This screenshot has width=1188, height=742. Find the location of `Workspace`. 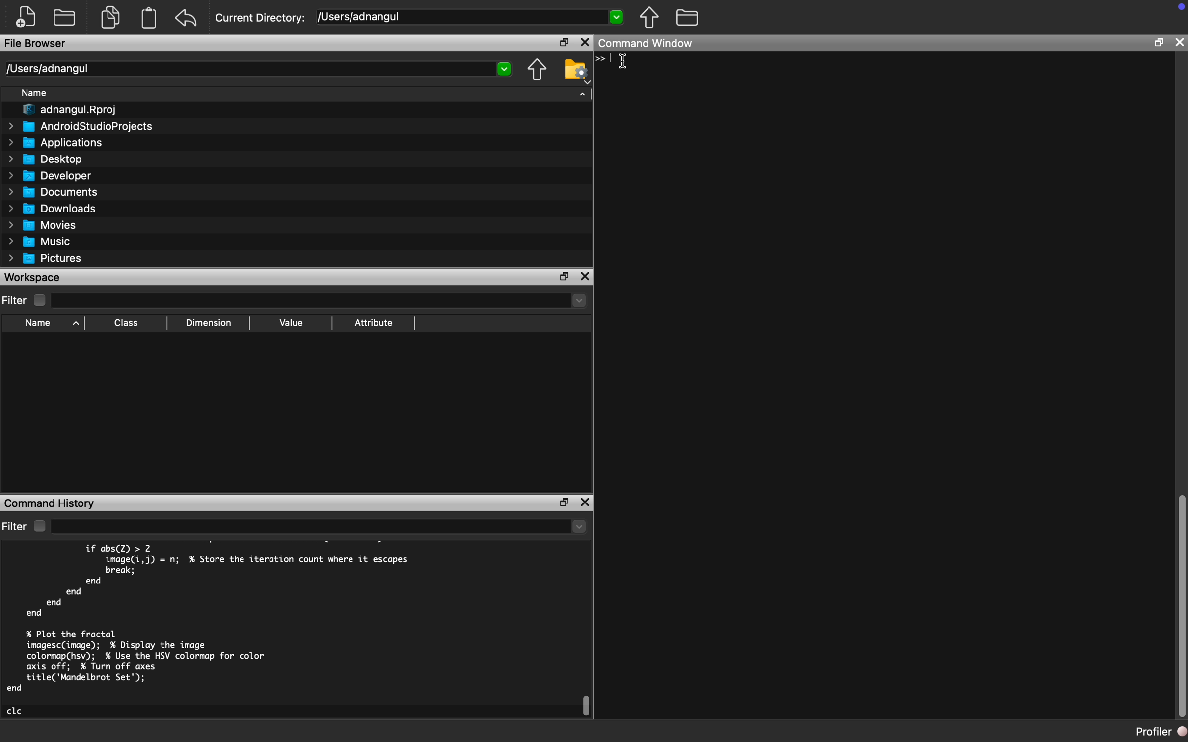

Workspace is located at coordinates (35, 277).